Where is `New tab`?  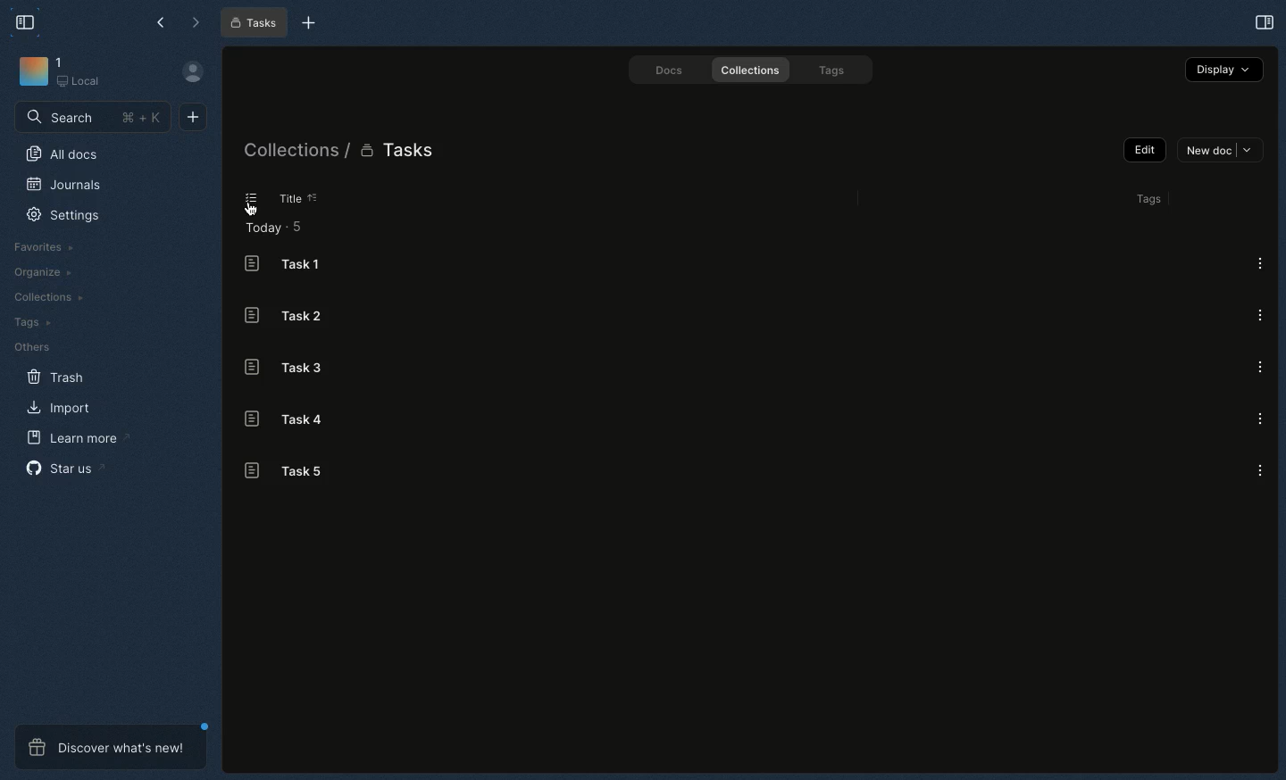 New tab is located at coordinates (309, 24).